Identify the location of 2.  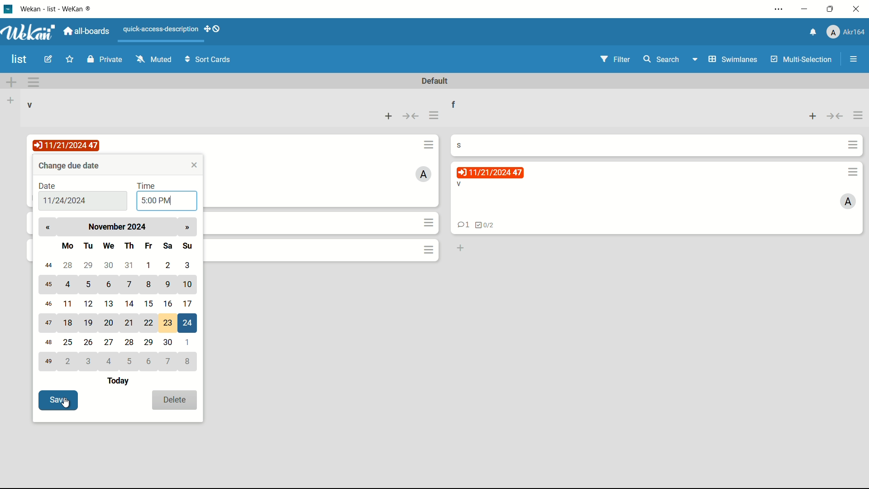
(168, 264).